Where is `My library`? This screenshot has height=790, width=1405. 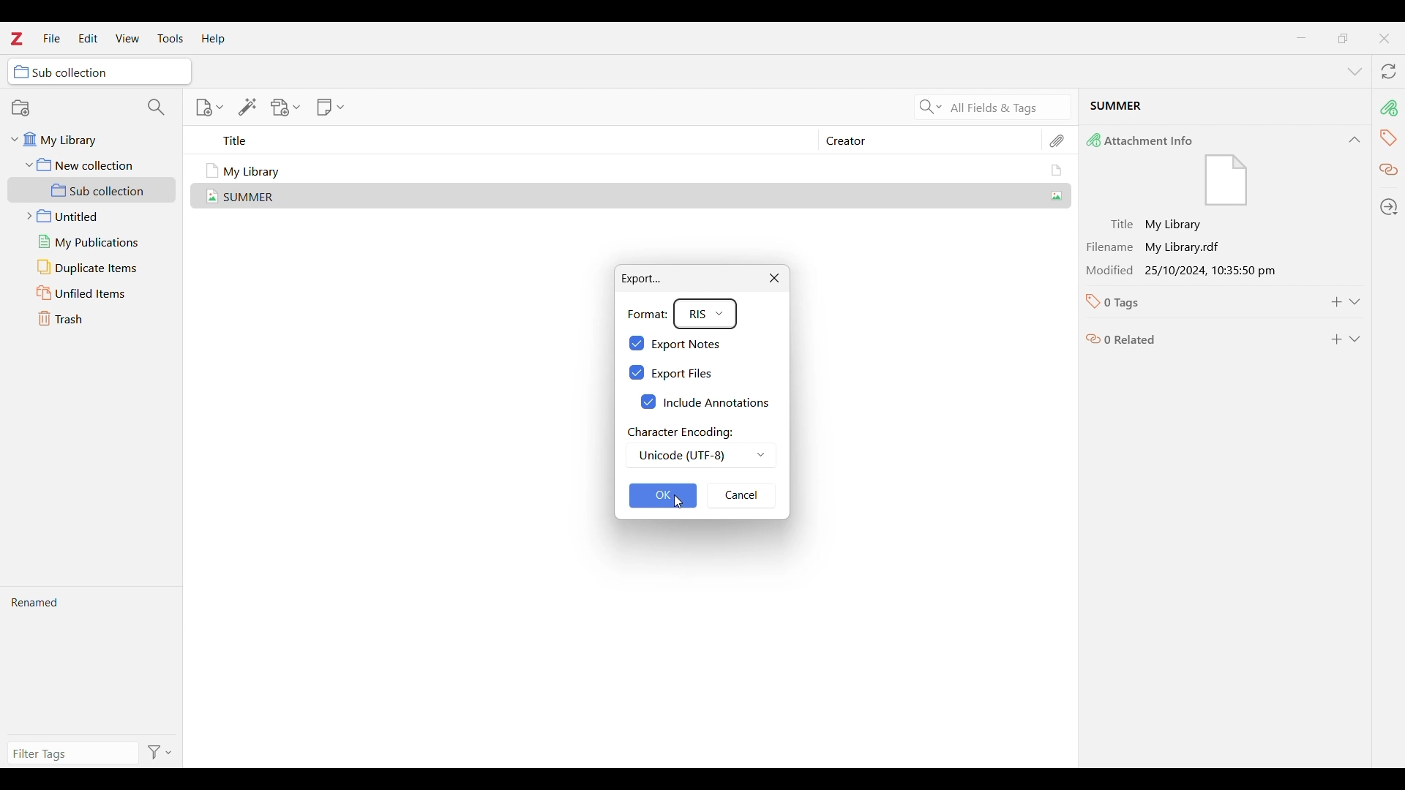 My library is located at coordinates (84, 140).